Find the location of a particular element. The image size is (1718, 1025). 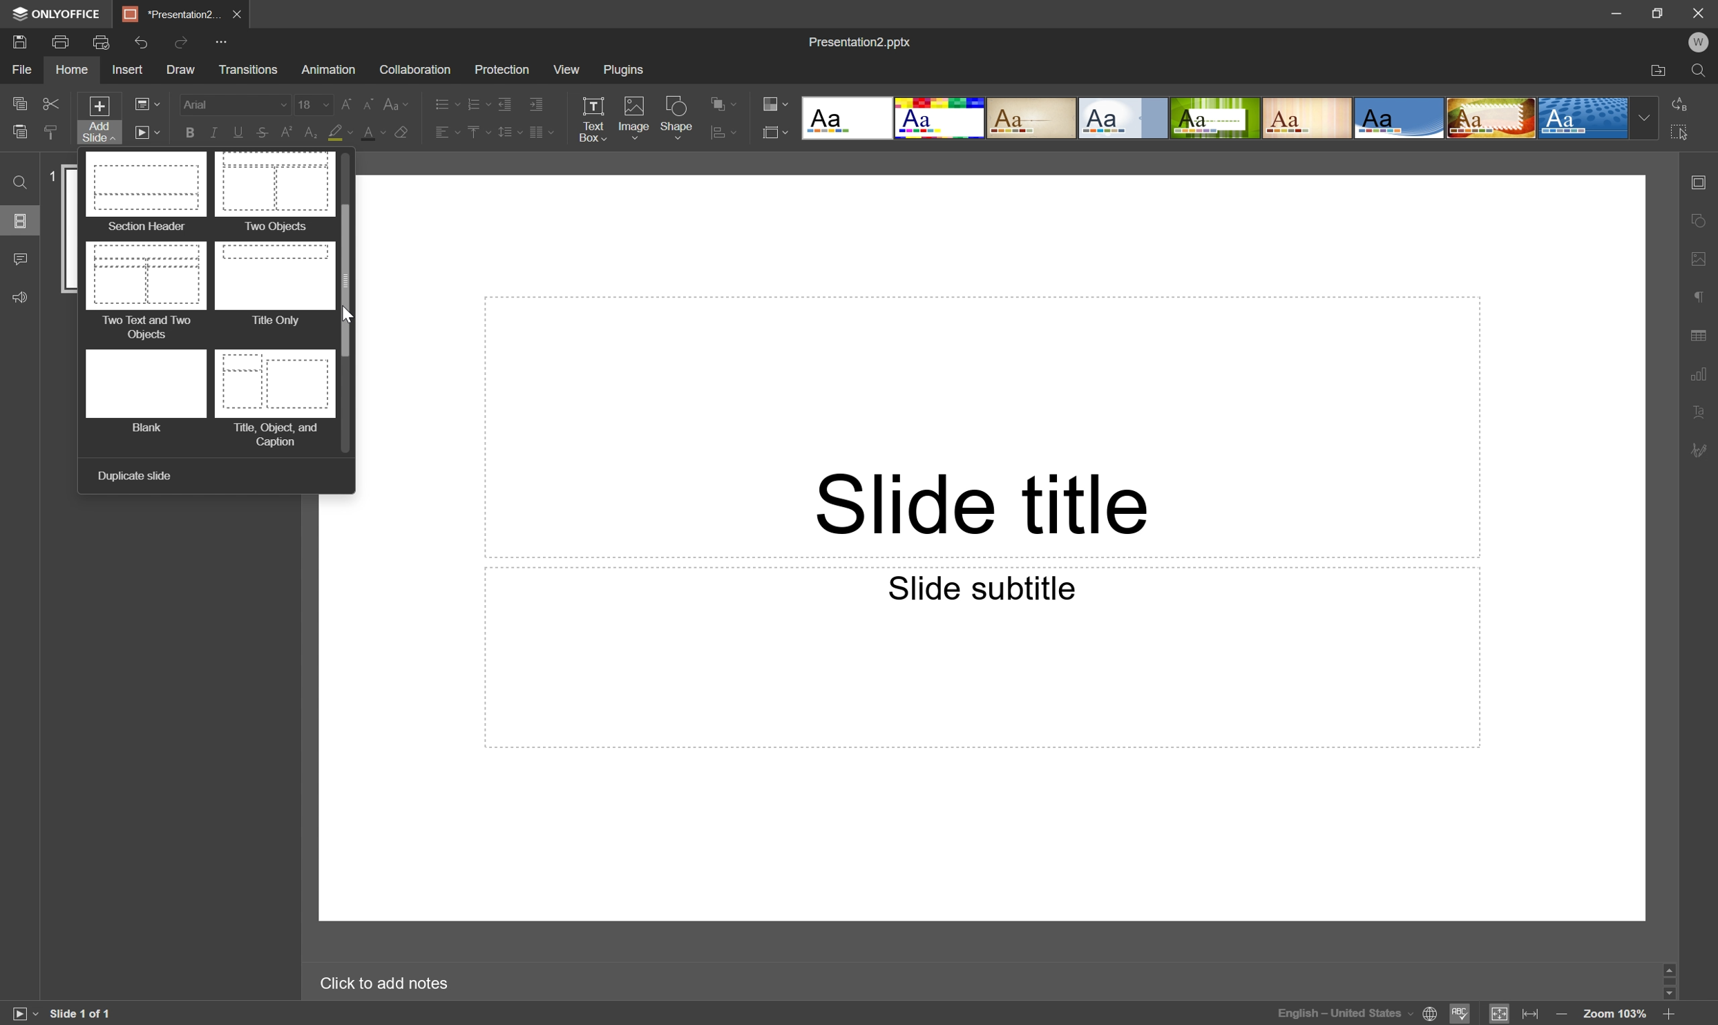

Insert is located at coordinates (126, 70).